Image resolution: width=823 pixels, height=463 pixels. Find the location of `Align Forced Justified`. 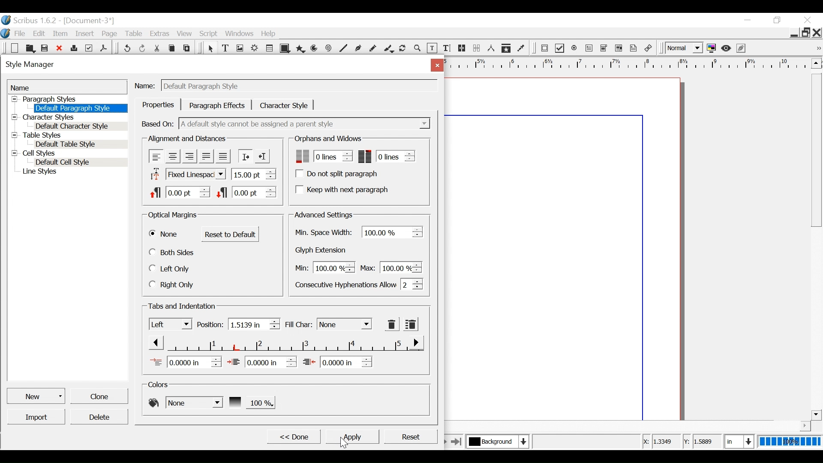

Align Forced Justified is located at coordinates (223, 156).